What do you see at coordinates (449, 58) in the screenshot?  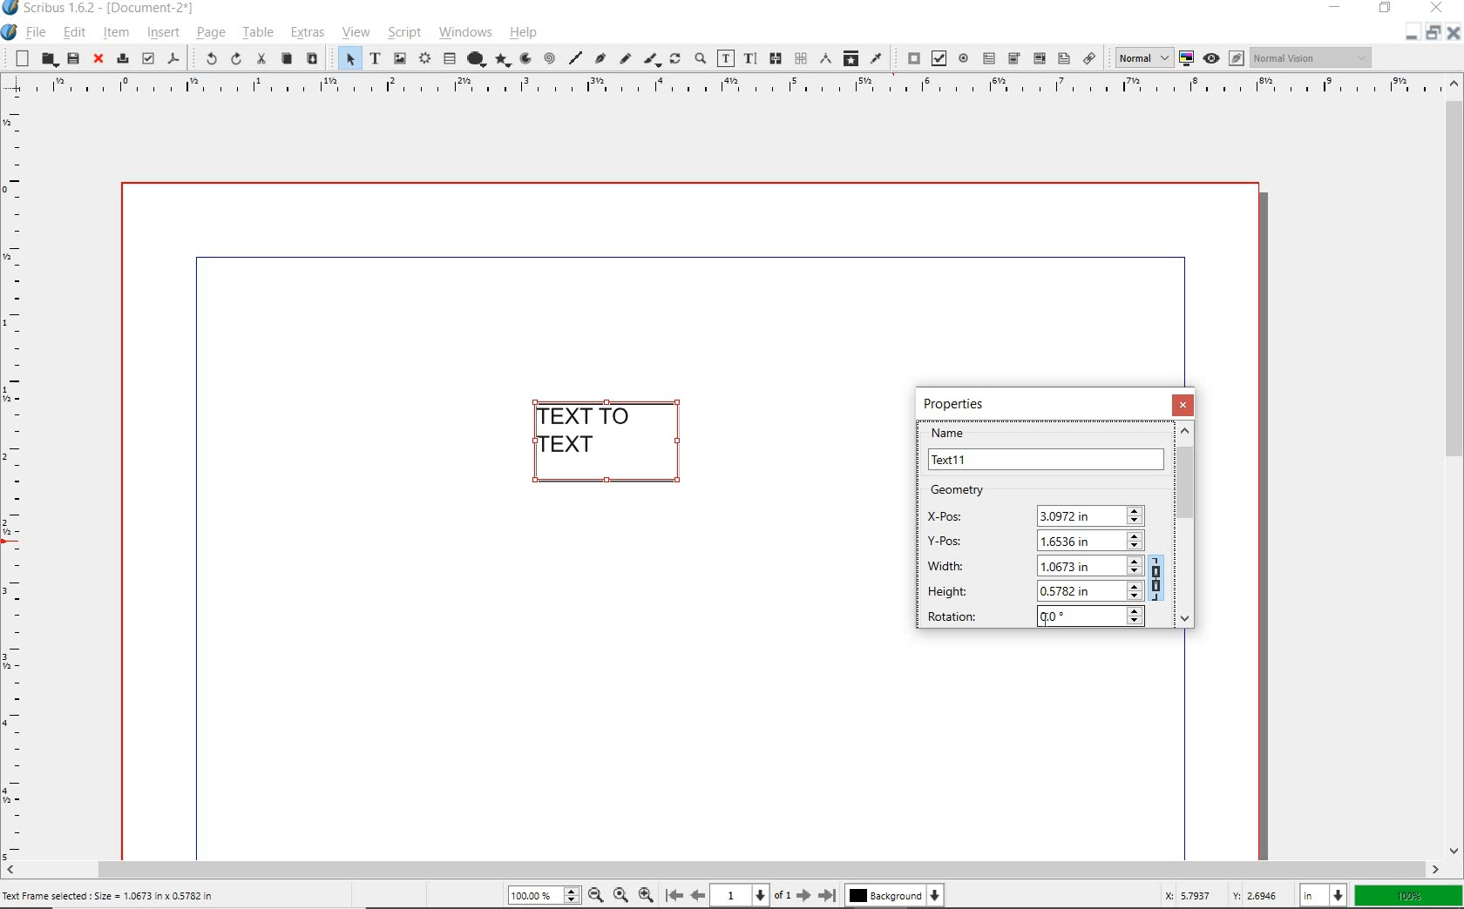 I see `table` at bounding box center [449, 58].